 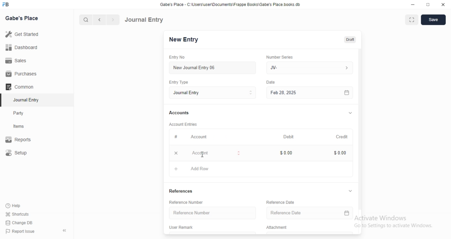 I want to click on hide, so click(x=63, y=231).